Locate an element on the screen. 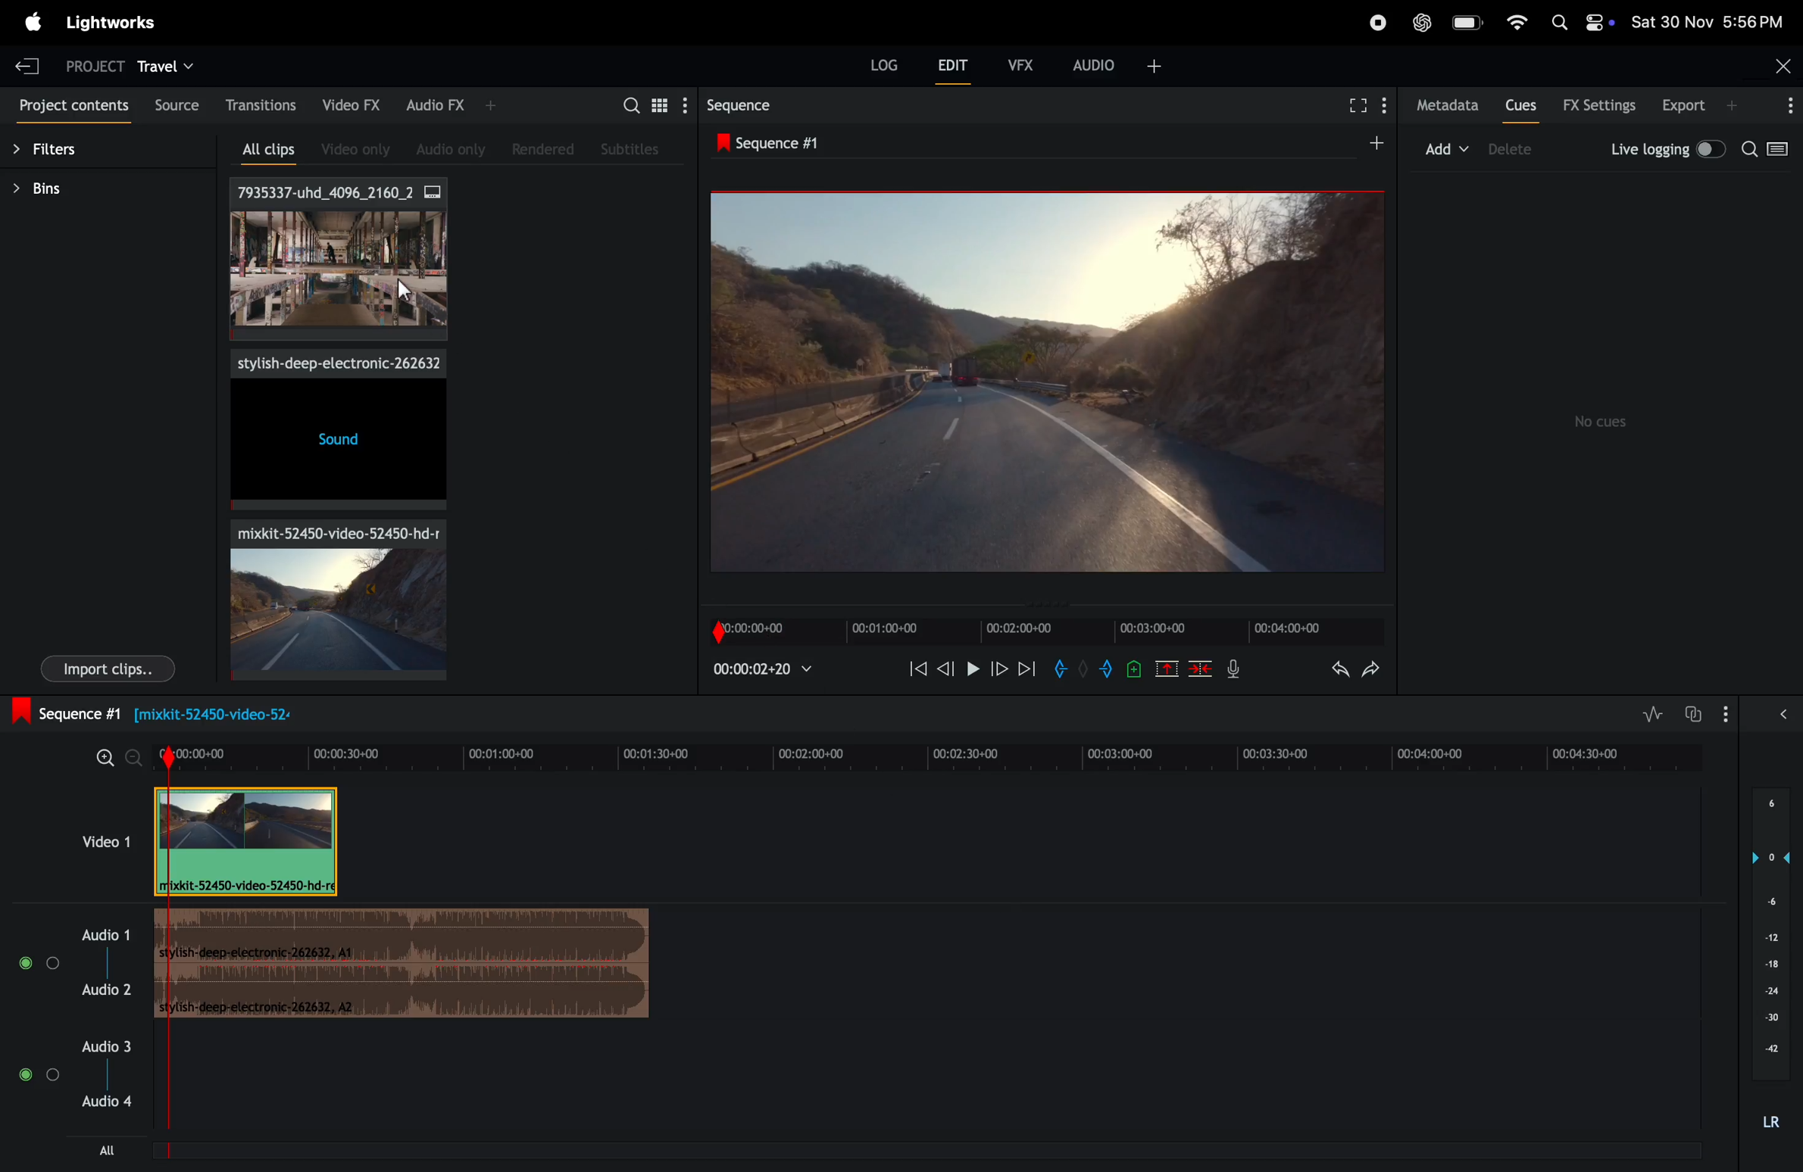  chatgpt is located at coordinates (1420, 23).